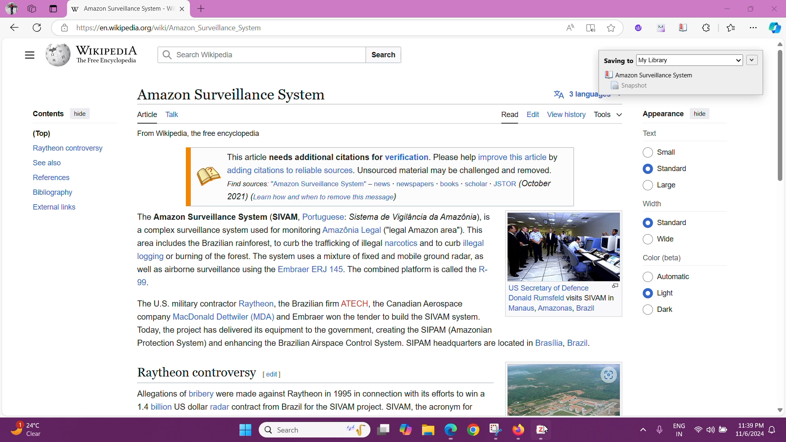 This screenshot has width=786, height=442. What do you see at coordinates (54, 207) in the screenshot?
I see `External links` at bounding box center [54, 207].